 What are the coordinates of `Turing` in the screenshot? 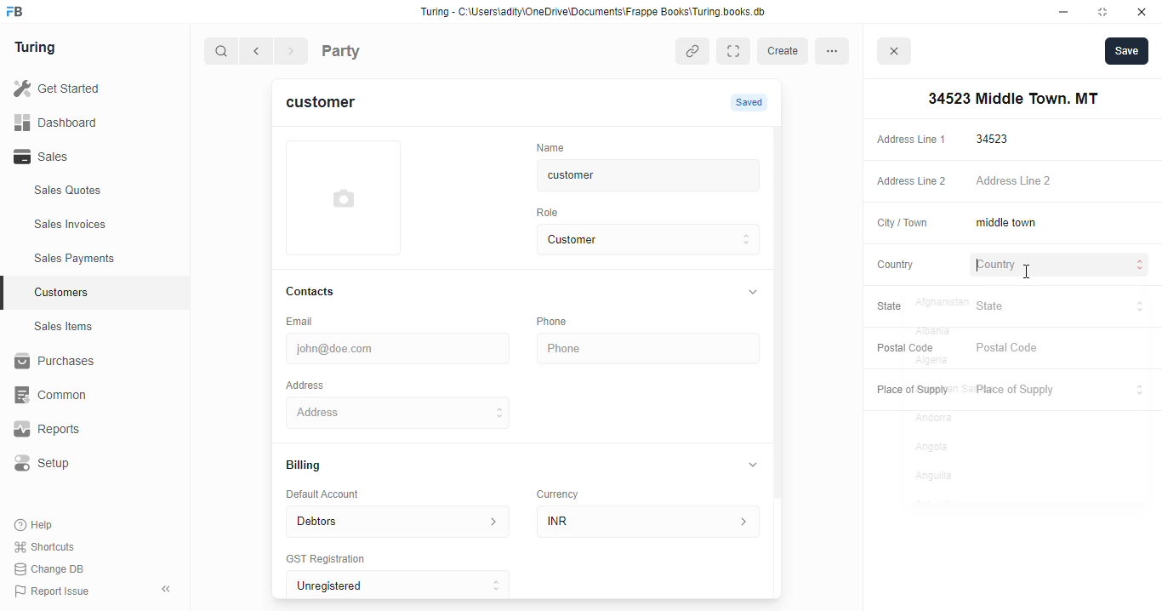 It's located at (39, 49).